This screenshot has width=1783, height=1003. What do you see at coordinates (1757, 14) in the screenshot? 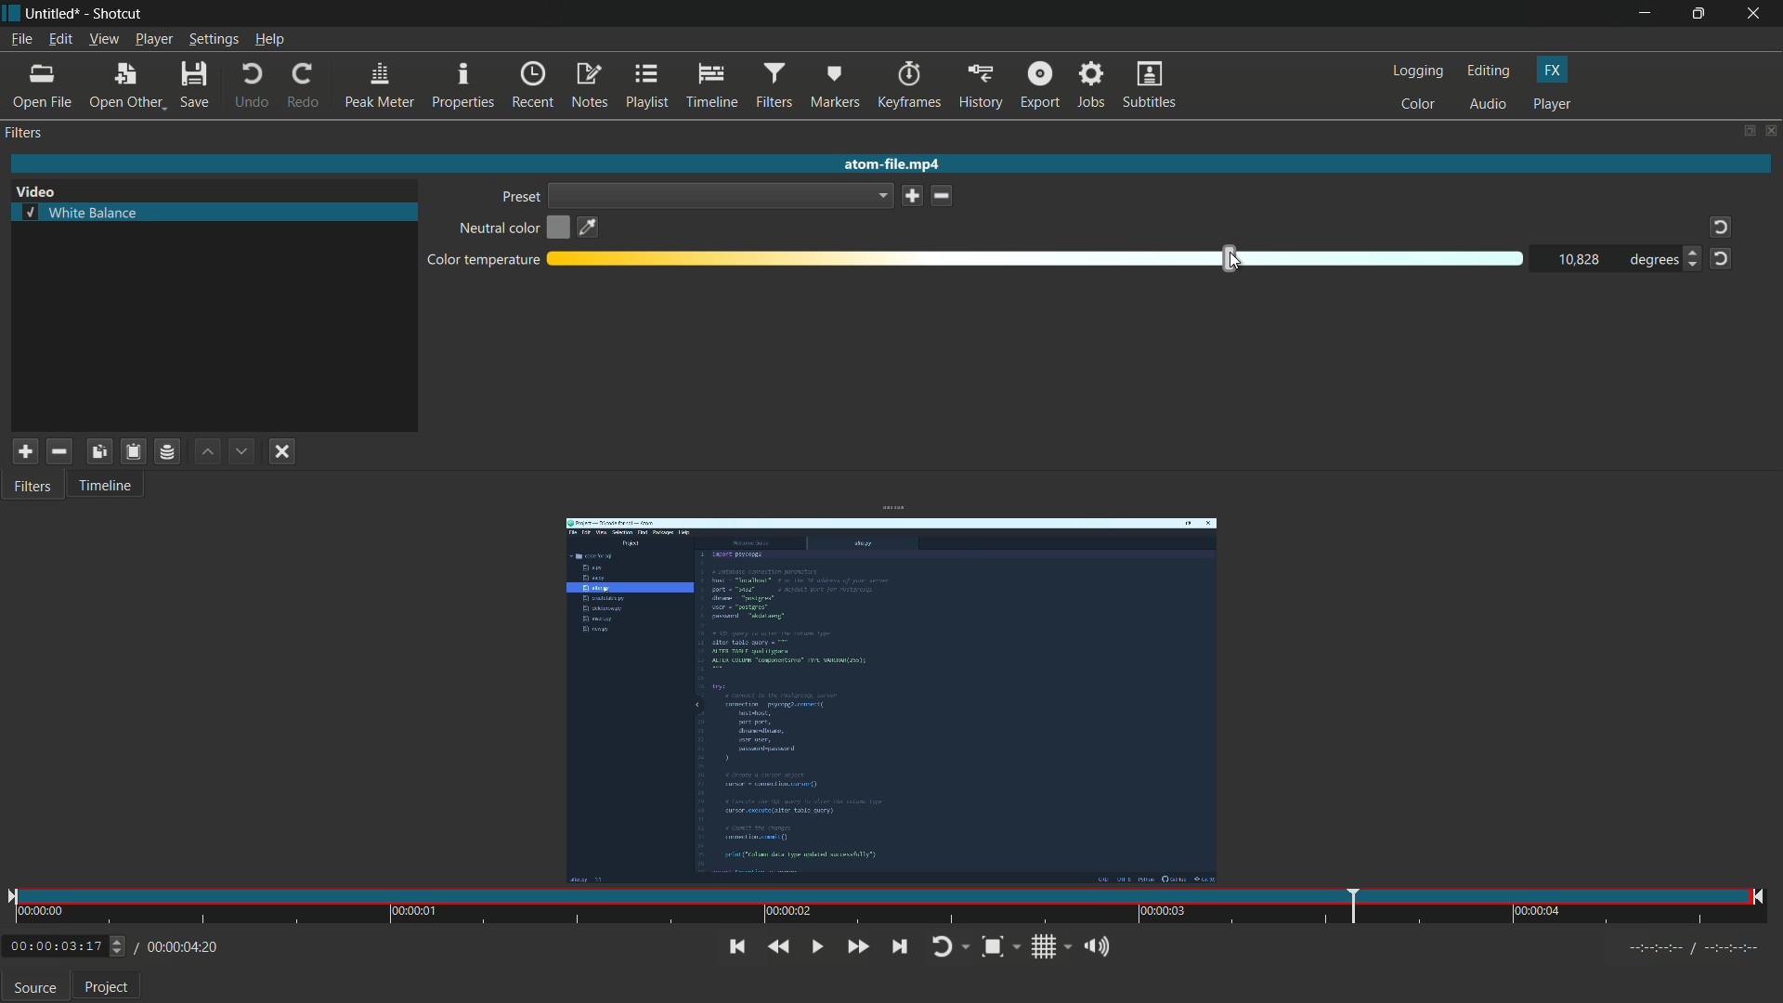
I see `close app` at bounding box center [1757, 14].